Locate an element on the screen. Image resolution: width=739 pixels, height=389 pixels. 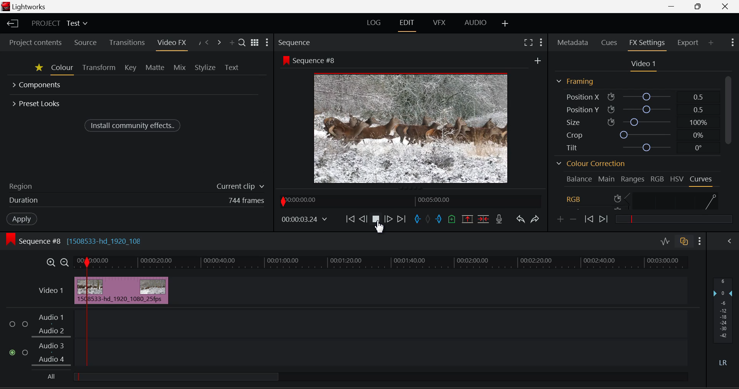
Timeline Zoom In is located at coordinates (50, 263).